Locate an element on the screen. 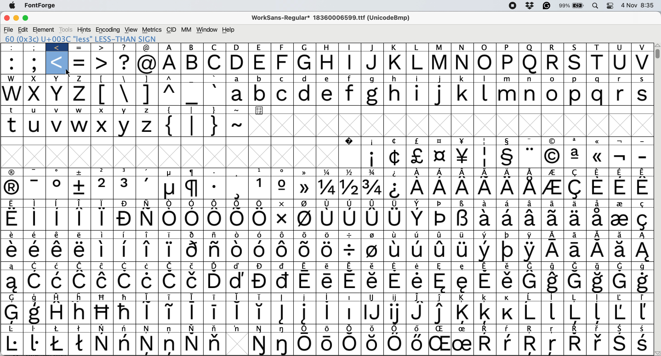 The image size is (661, 356). Symbol is located at coordinates (372, 266).